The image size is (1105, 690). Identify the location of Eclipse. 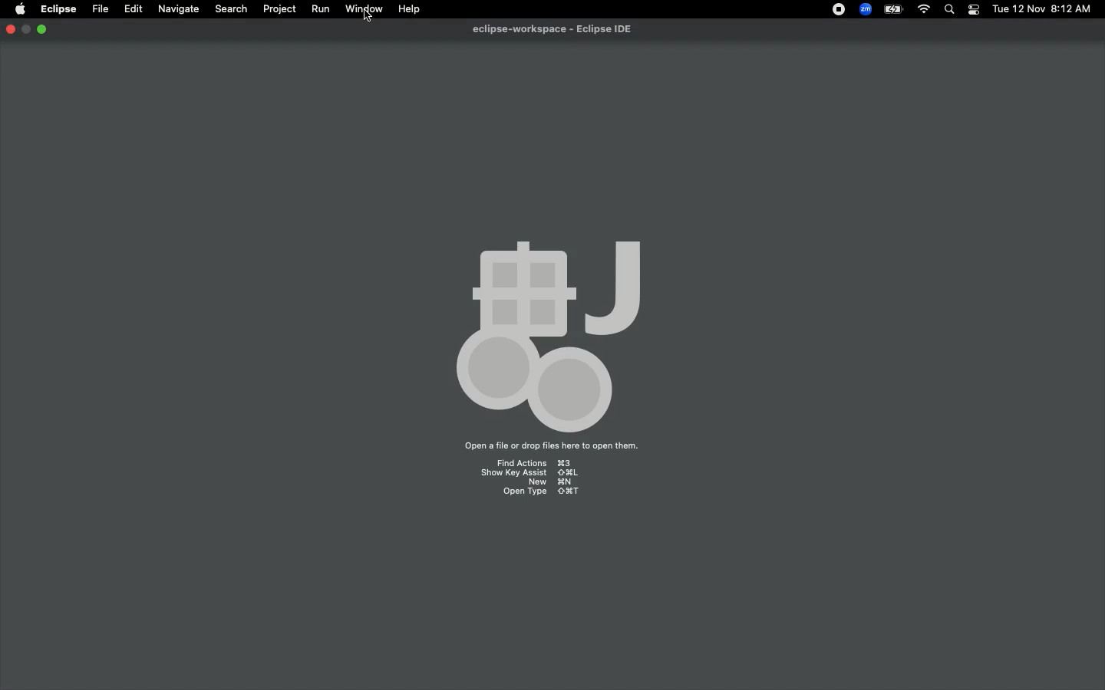
(58, 10).